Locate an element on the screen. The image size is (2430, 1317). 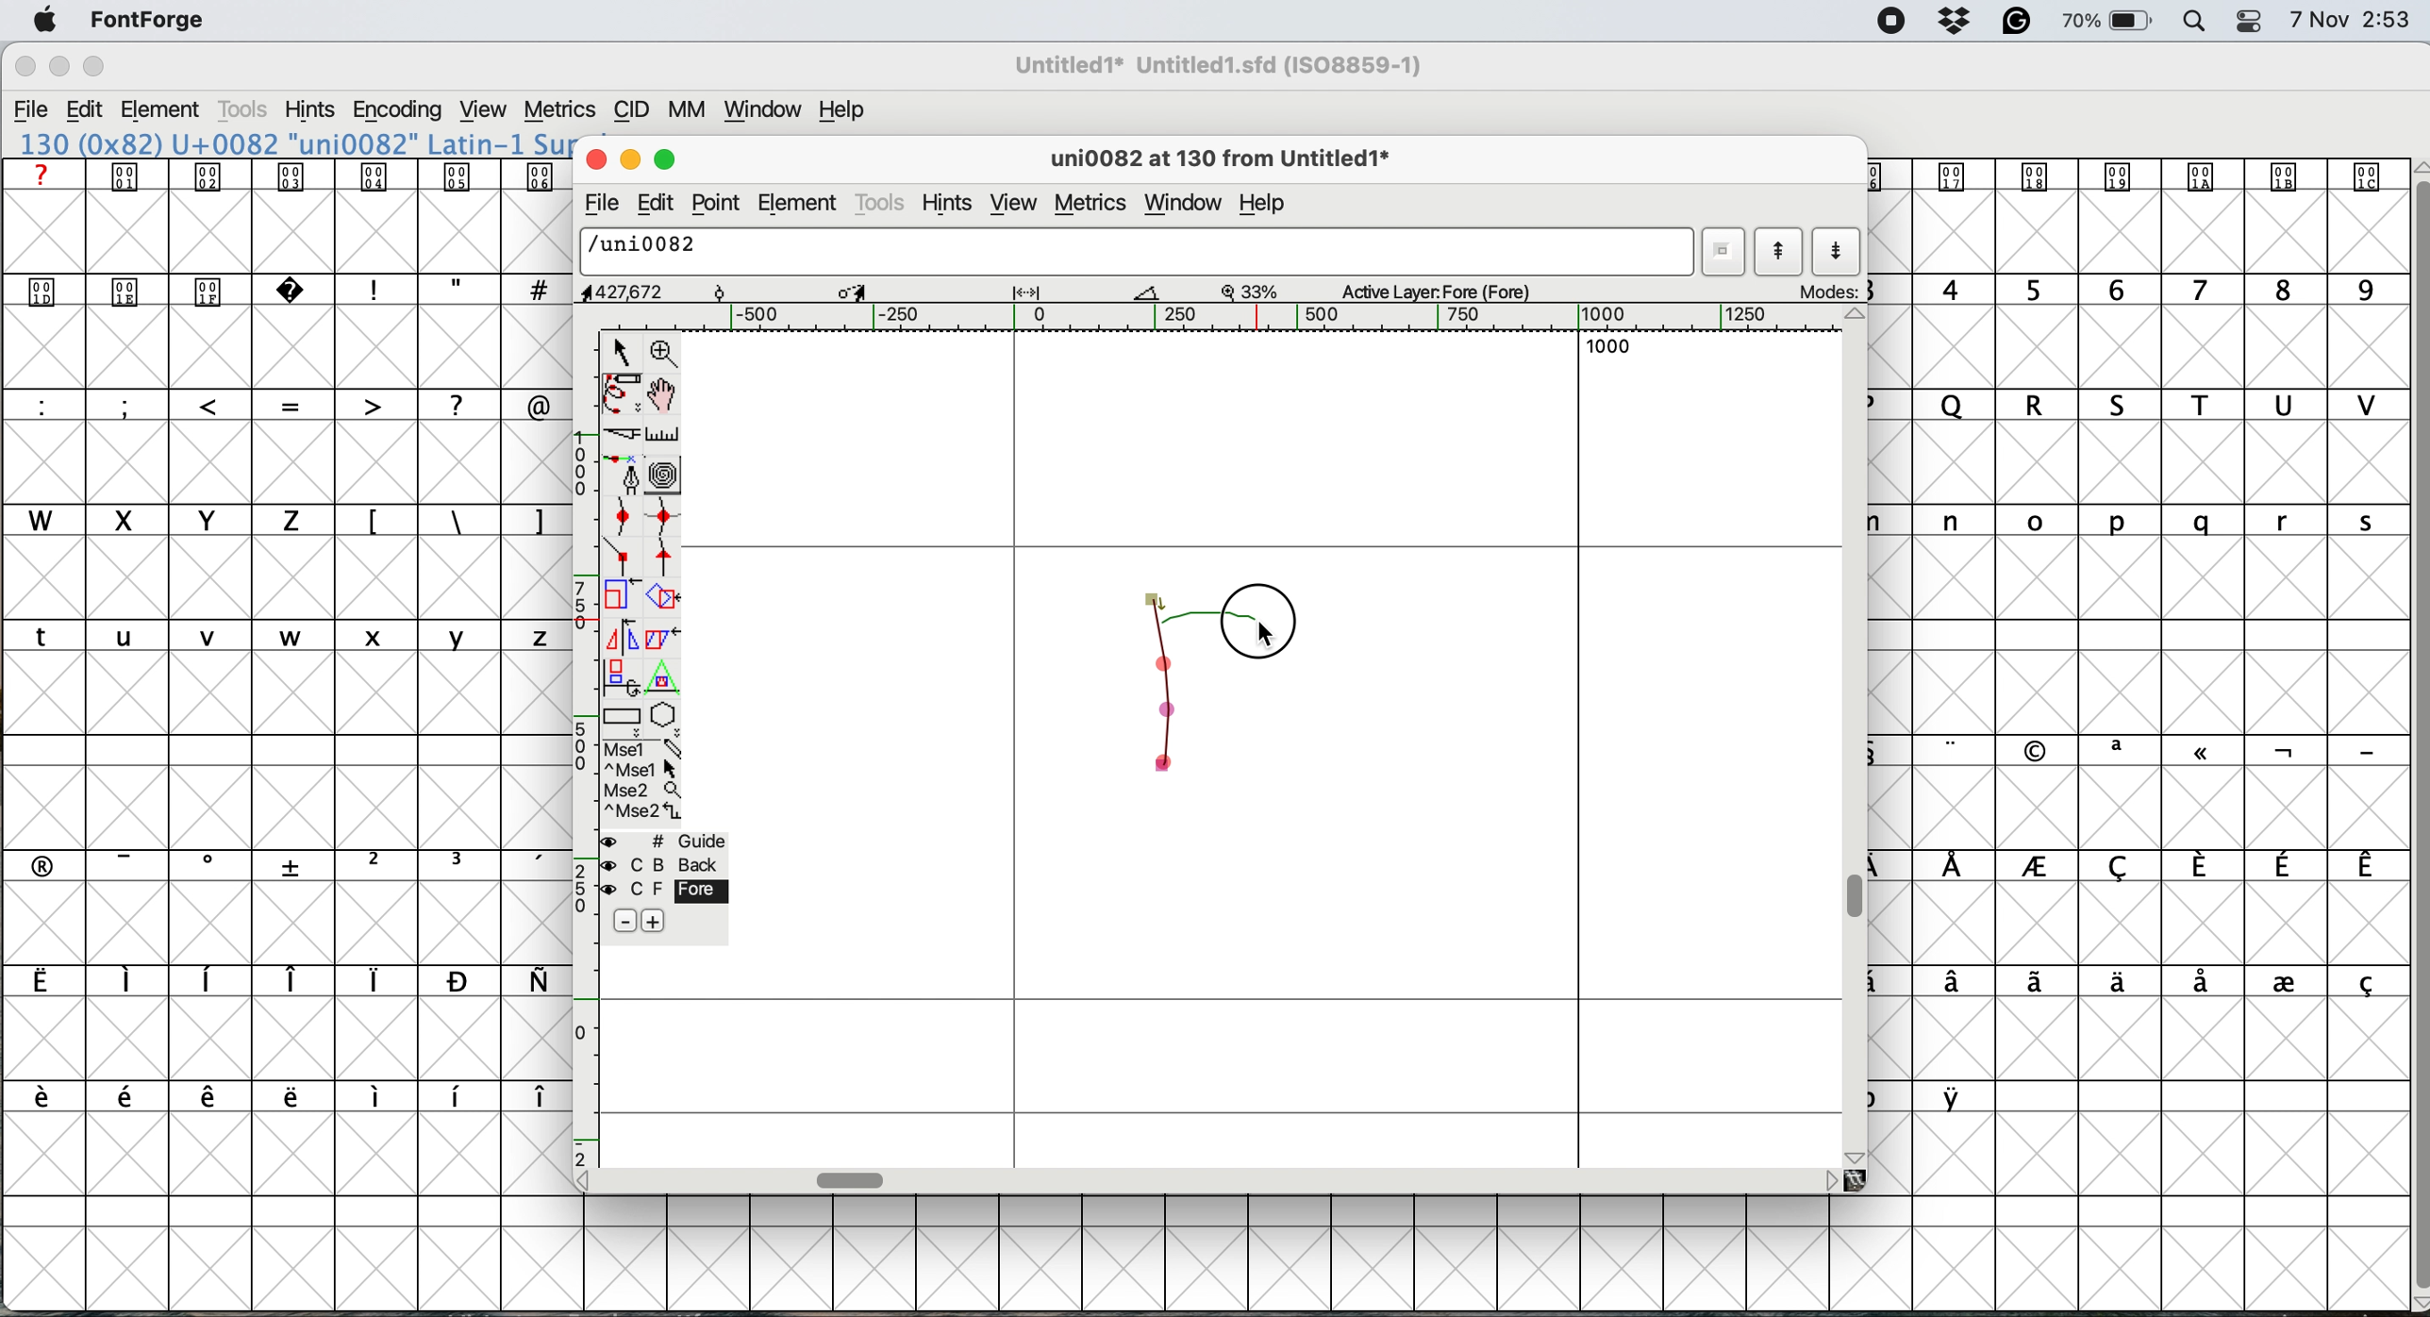
element is located at coordinates (800, 204).